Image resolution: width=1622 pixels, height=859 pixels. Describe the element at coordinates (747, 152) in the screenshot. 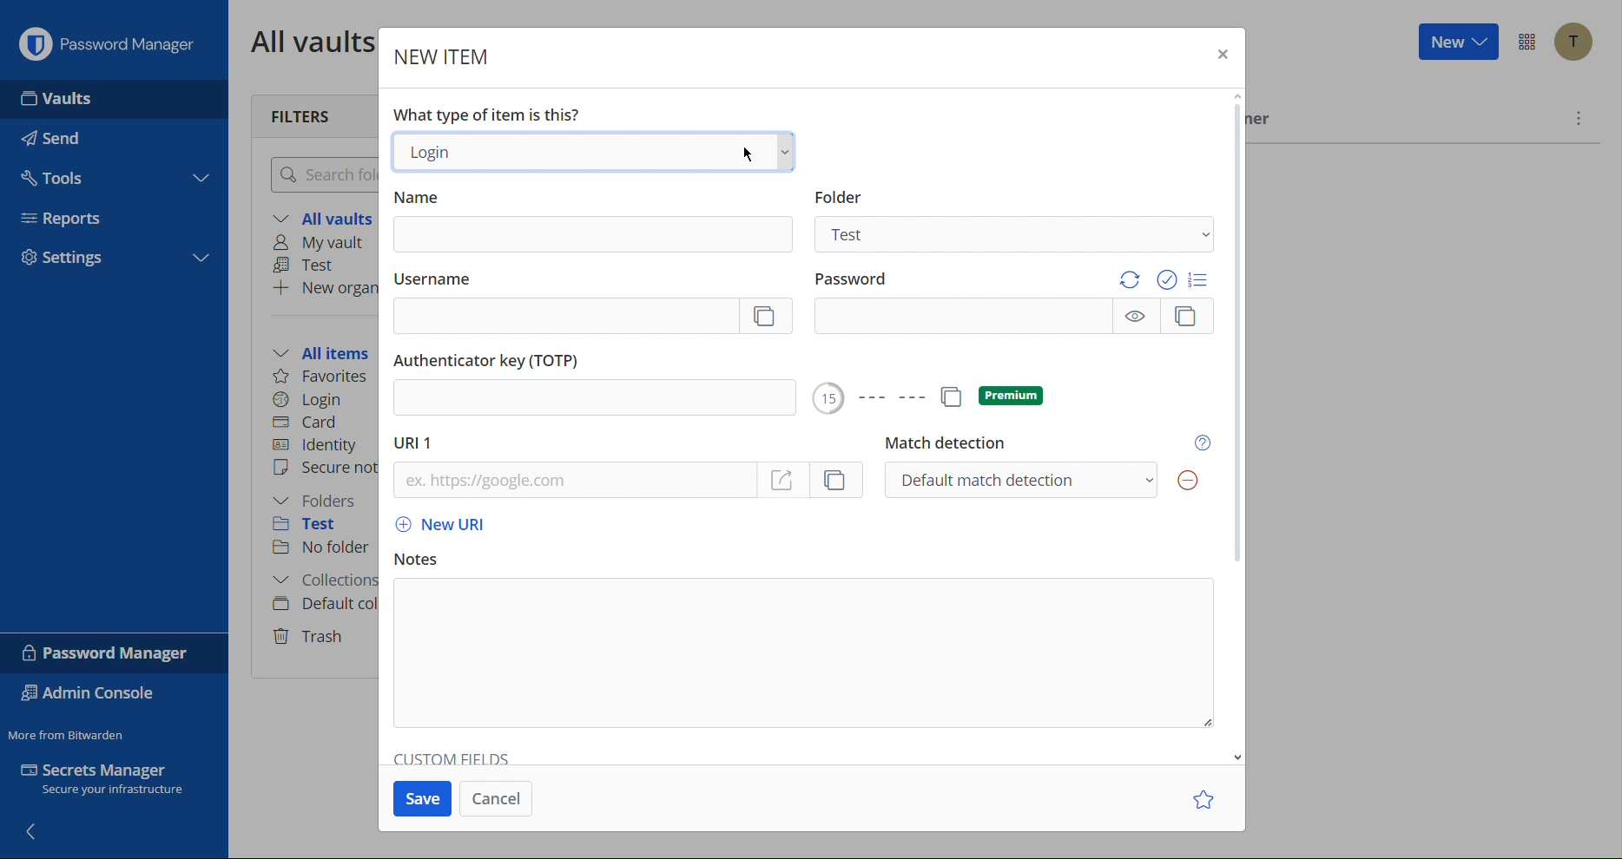

I see `Cursor` at that location.